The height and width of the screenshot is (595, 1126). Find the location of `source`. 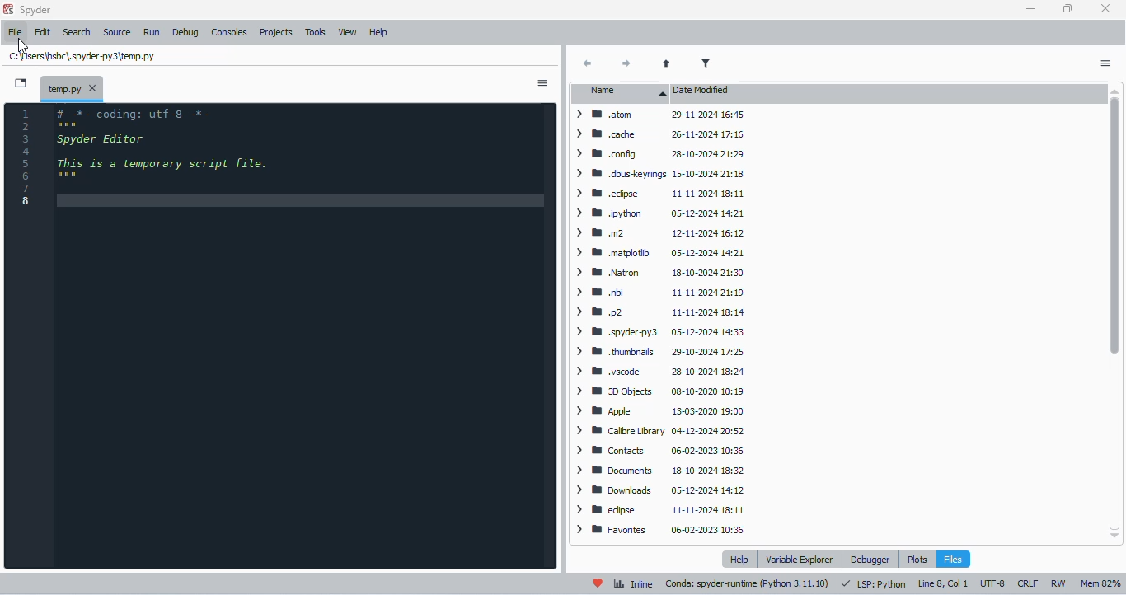

source is located at coordinates (117, 33).